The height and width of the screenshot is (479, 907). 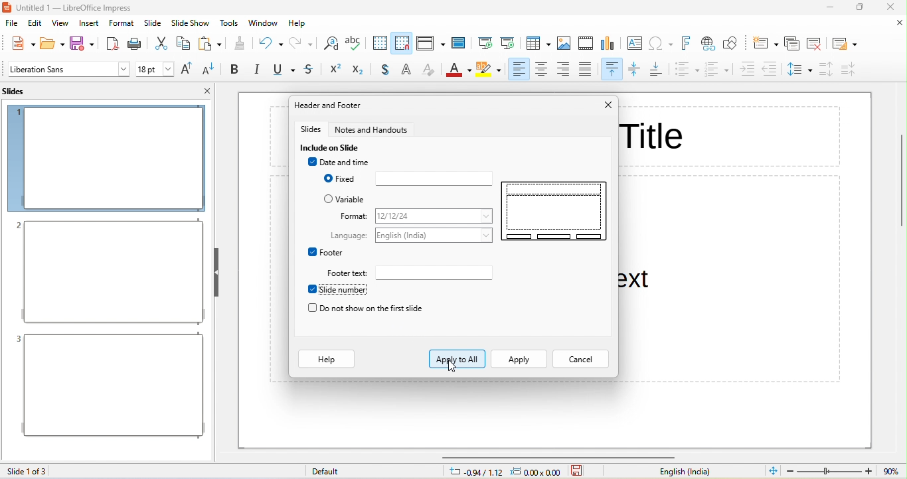 I want to click on redo, so click(x=302, y=43).